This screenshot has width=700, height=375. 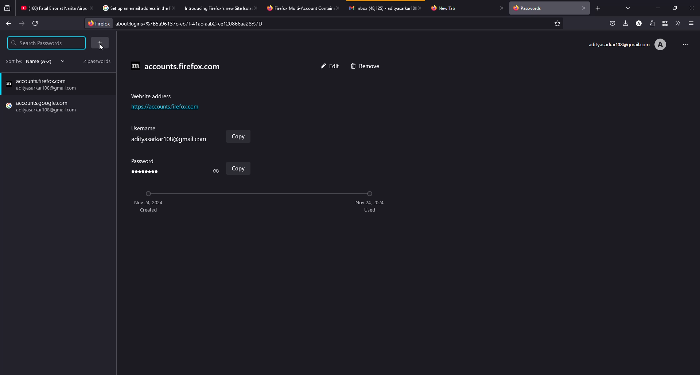 I want to click on refresh, so click(x=36, y=23).